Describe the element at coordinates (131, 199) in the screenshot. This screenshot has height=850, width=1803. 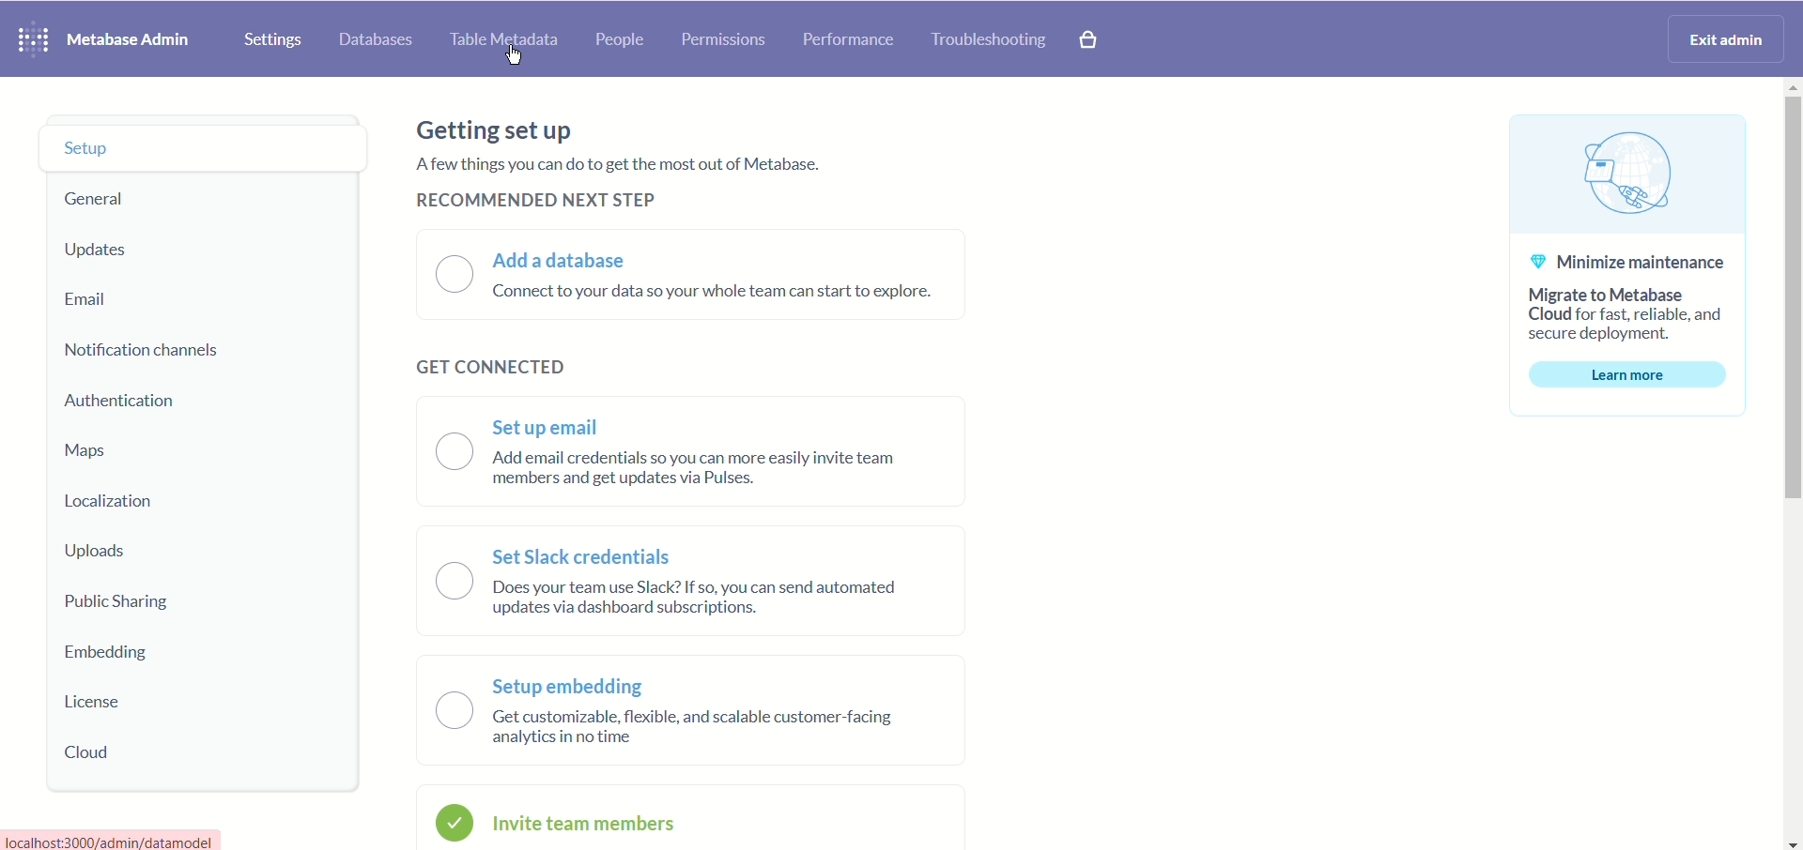
I see `General` at that location.